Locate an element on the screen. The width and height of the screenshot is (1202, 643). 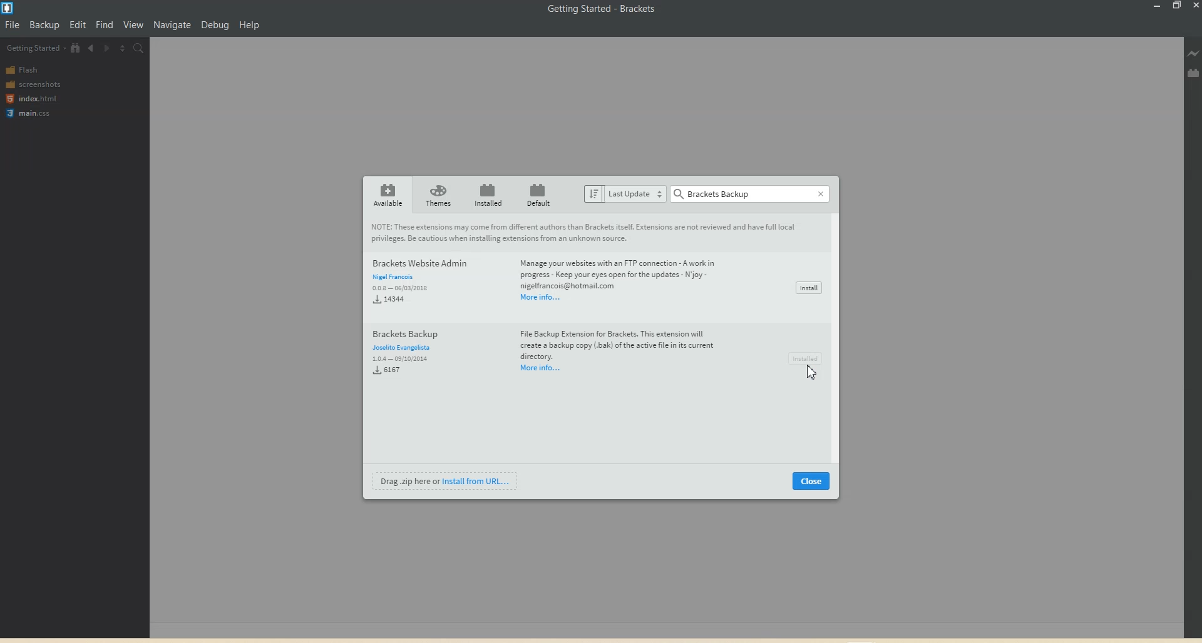
Close is located at coordinates (812, 481).